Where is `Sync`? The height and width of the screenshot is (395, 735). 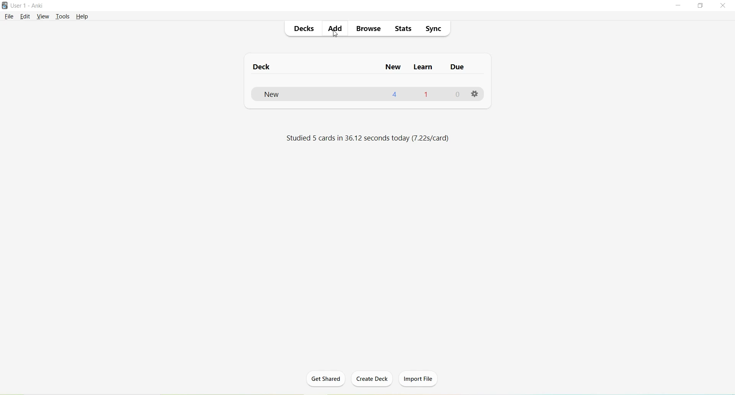 Sync is located at coordinates (433, 27).